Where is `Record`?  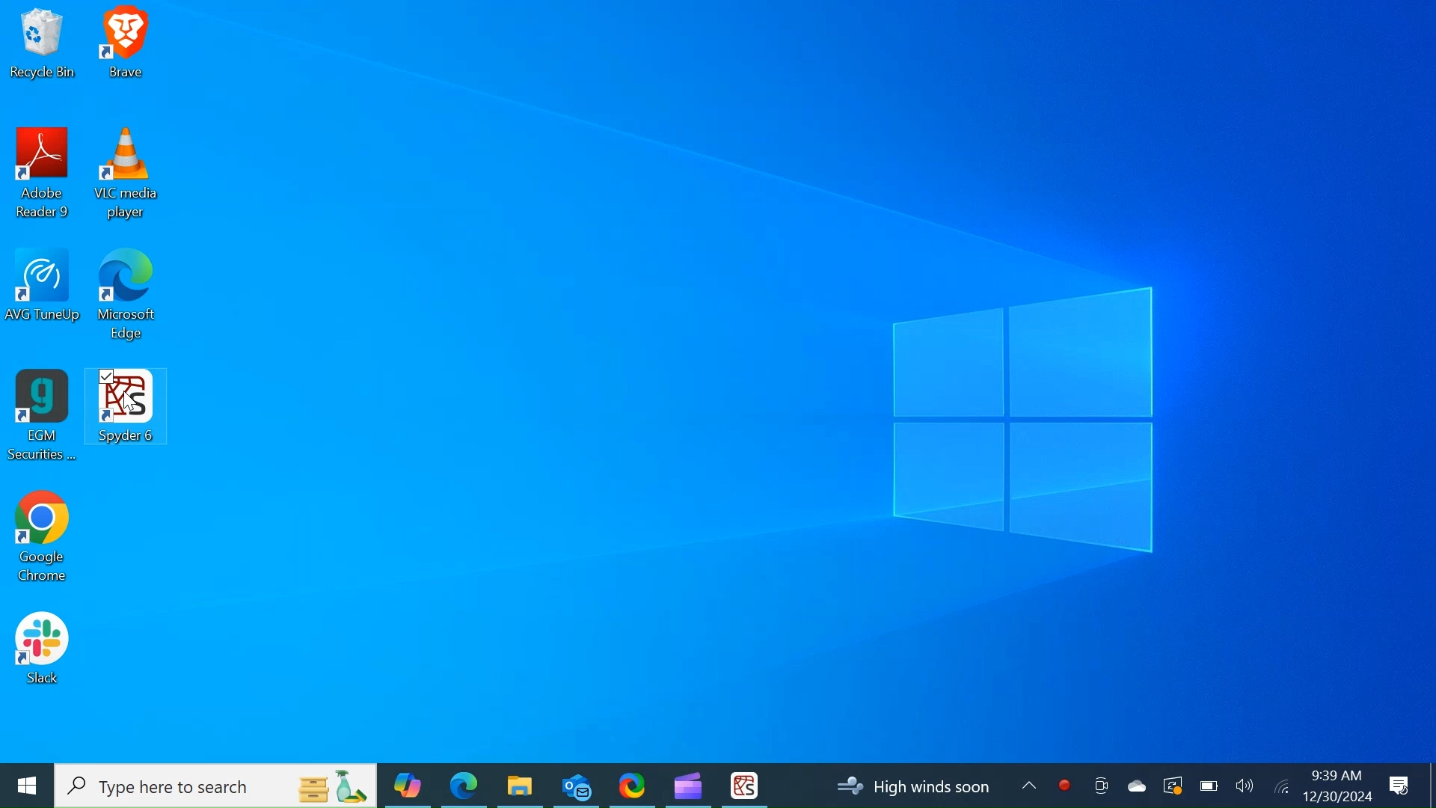 Record is located at coordinates (1064, 786).